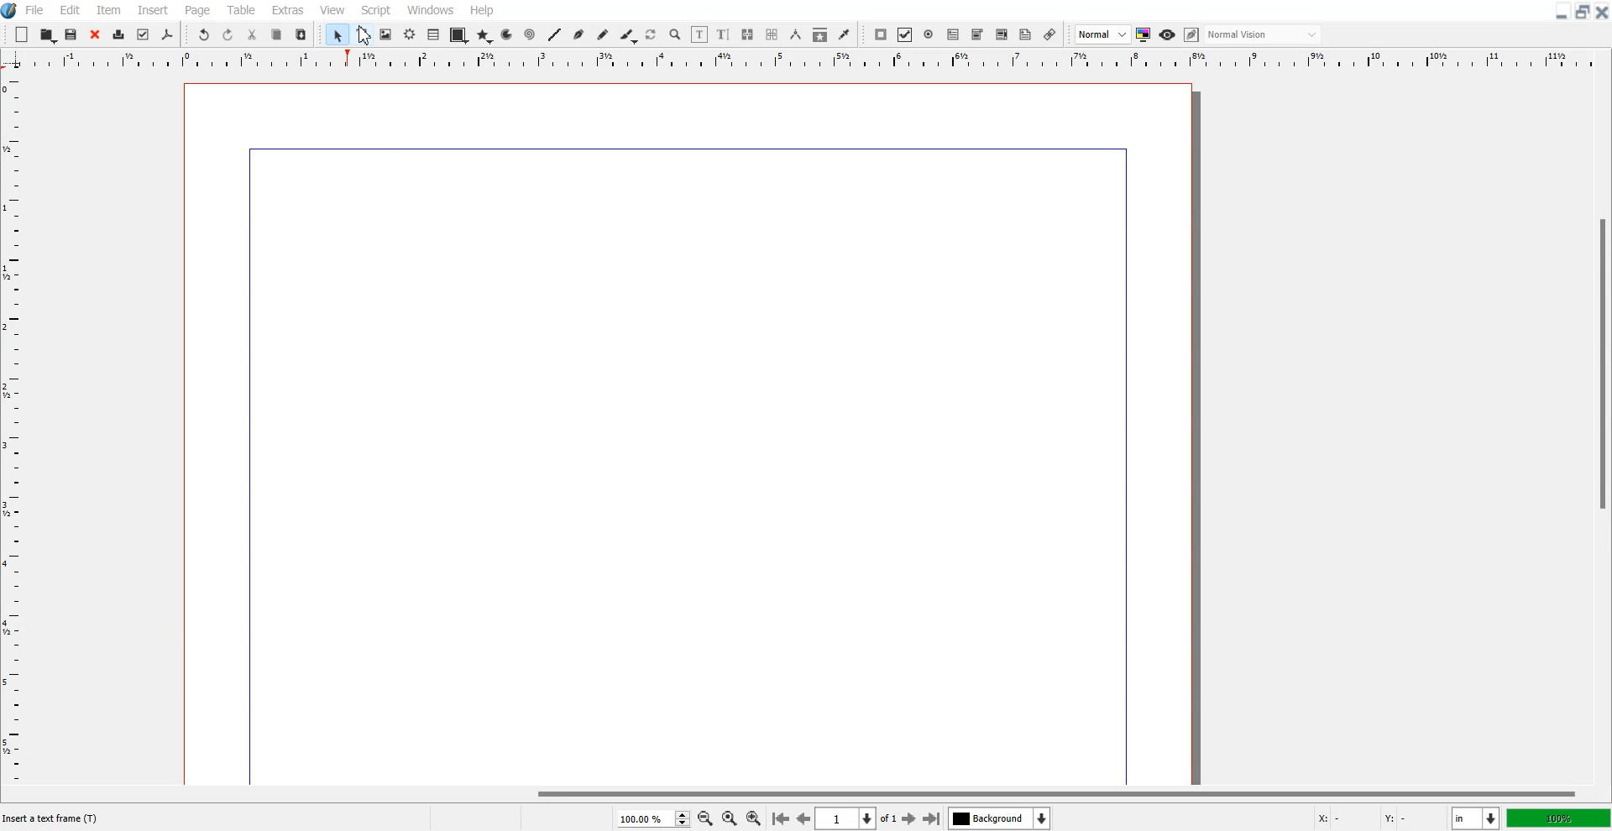 This screenshot has height=831, width=1612. What do you see at coordinates (108, 10) in the screenshot?
I see `Item` at bounding box center [108, 10].